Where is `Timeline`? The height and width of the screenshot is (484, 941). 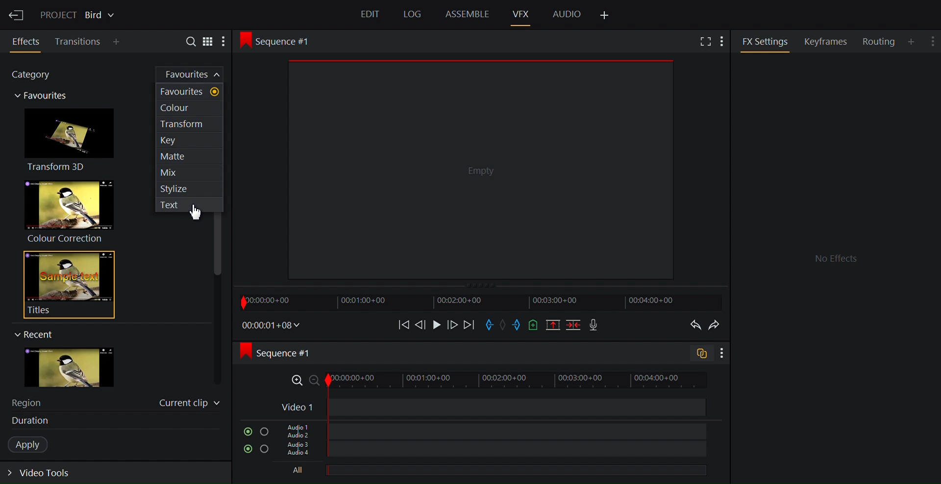 Timeline is located at coordinates (480, 302).